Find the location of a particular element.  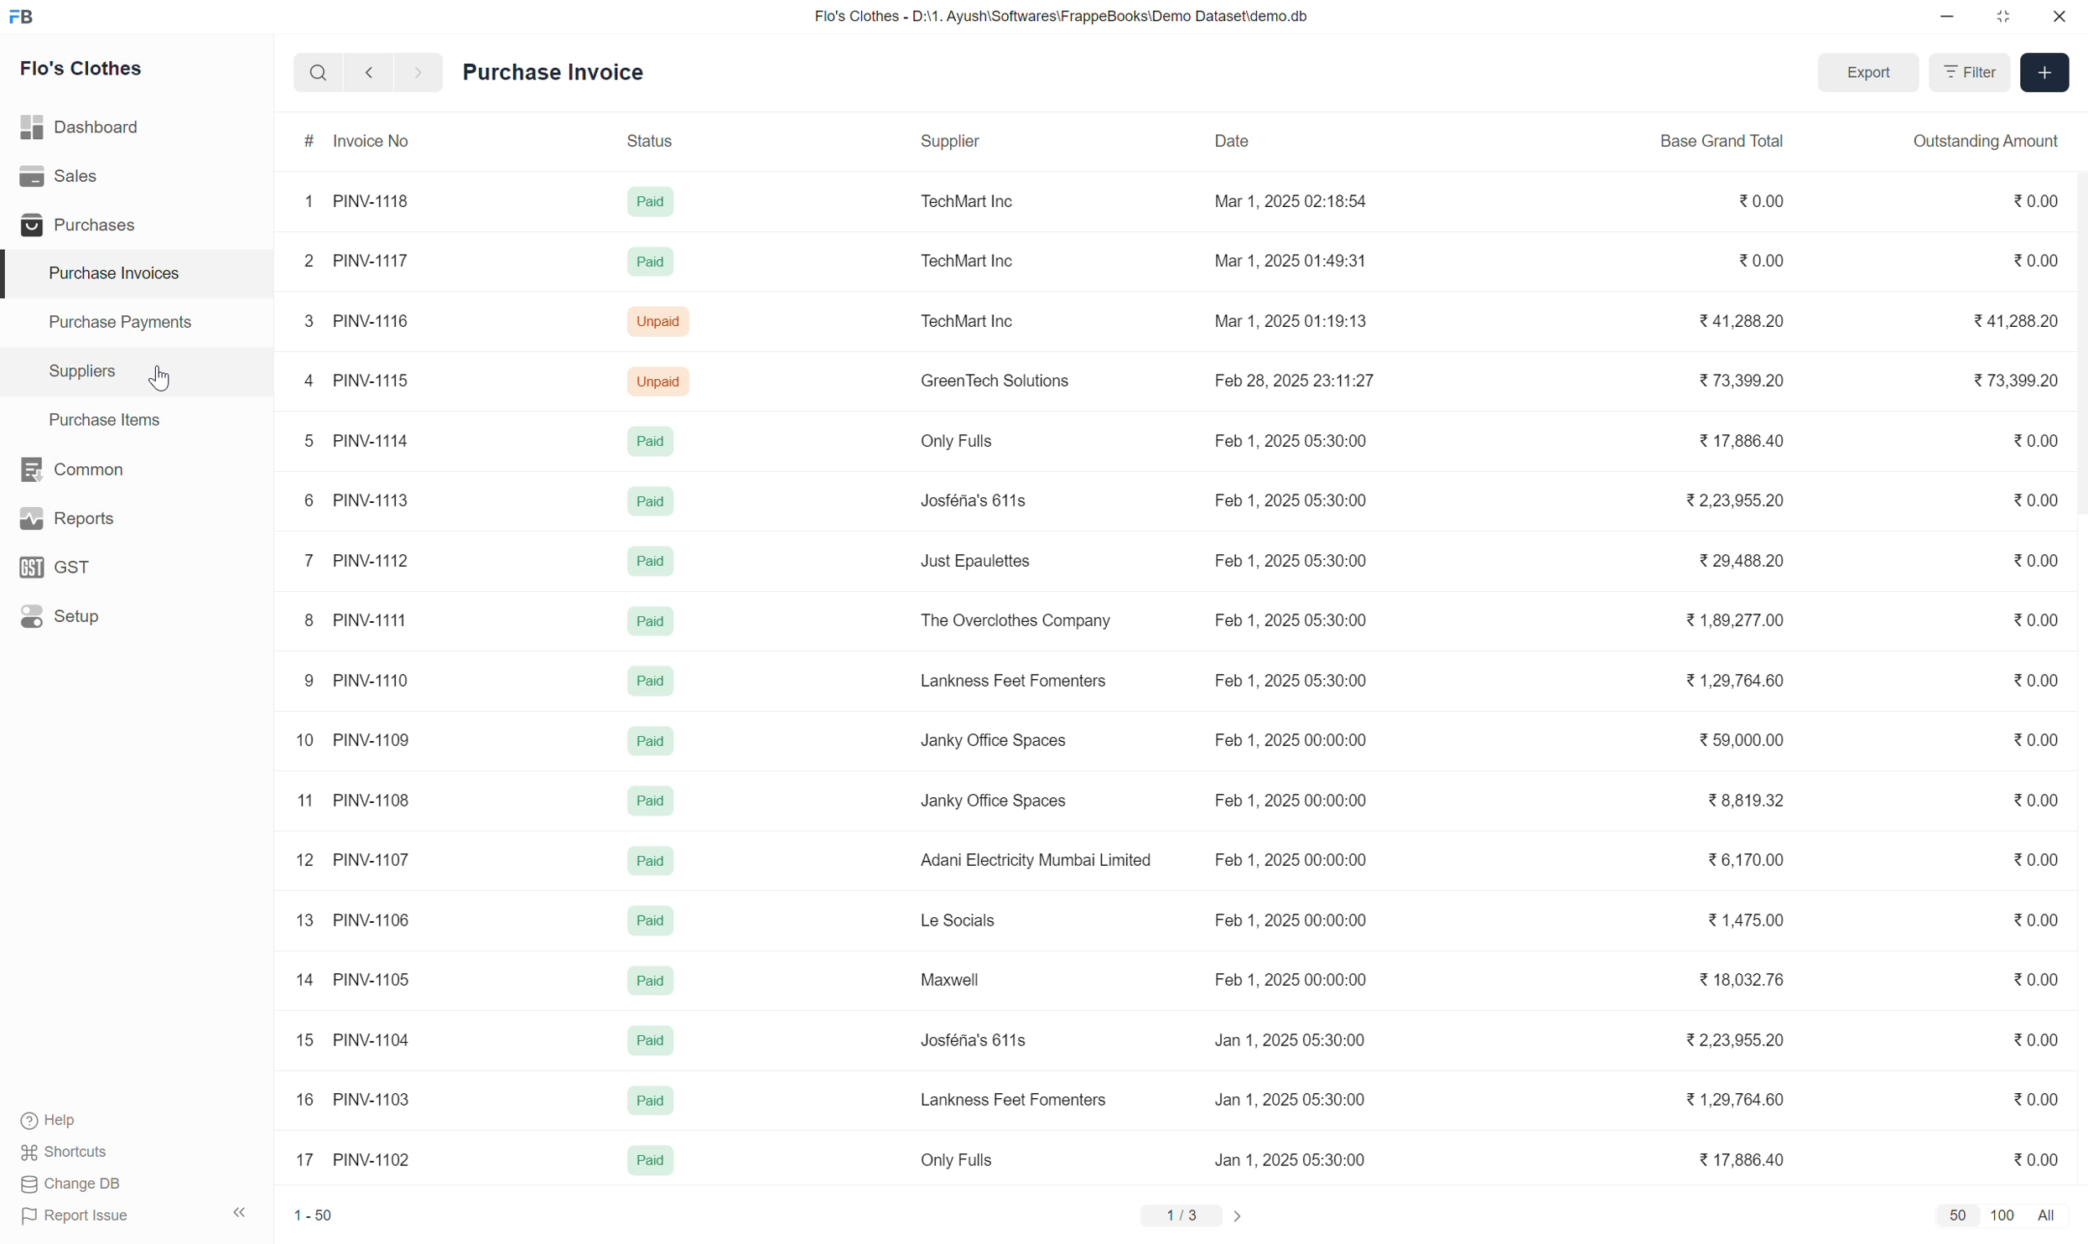

%2,23,955.20 is located at coordinates (1746, 496).